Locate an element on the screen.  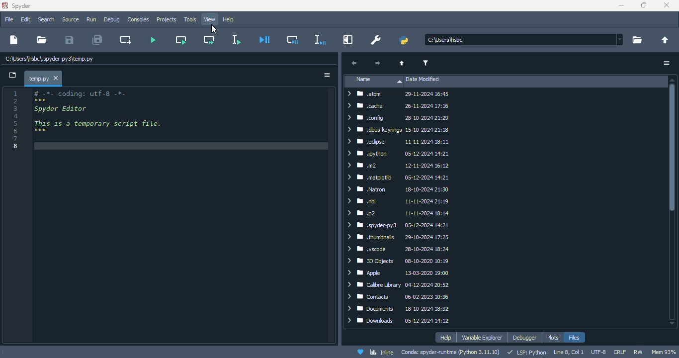
temporary file is located at coordinates (38, 78).